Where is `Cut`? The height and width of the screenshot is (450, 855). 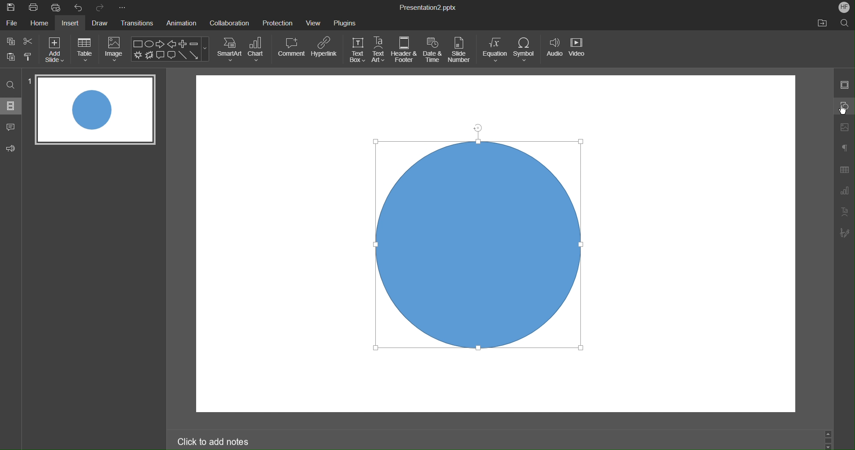 Cut is located at coordinates (29, 41).